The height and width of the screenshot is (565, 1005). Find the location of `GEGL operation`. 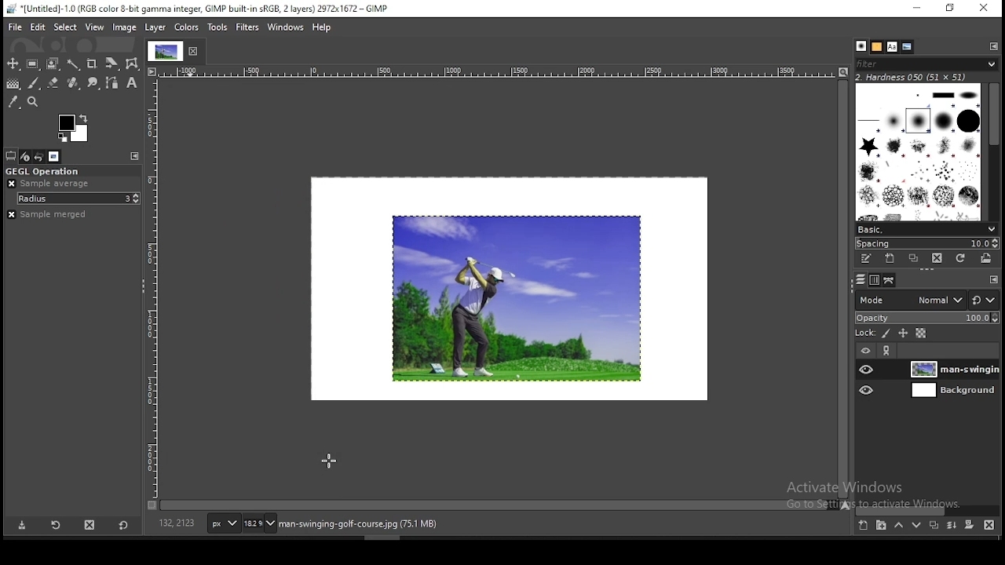

GEGL operation is located at coordinates (64, 169).